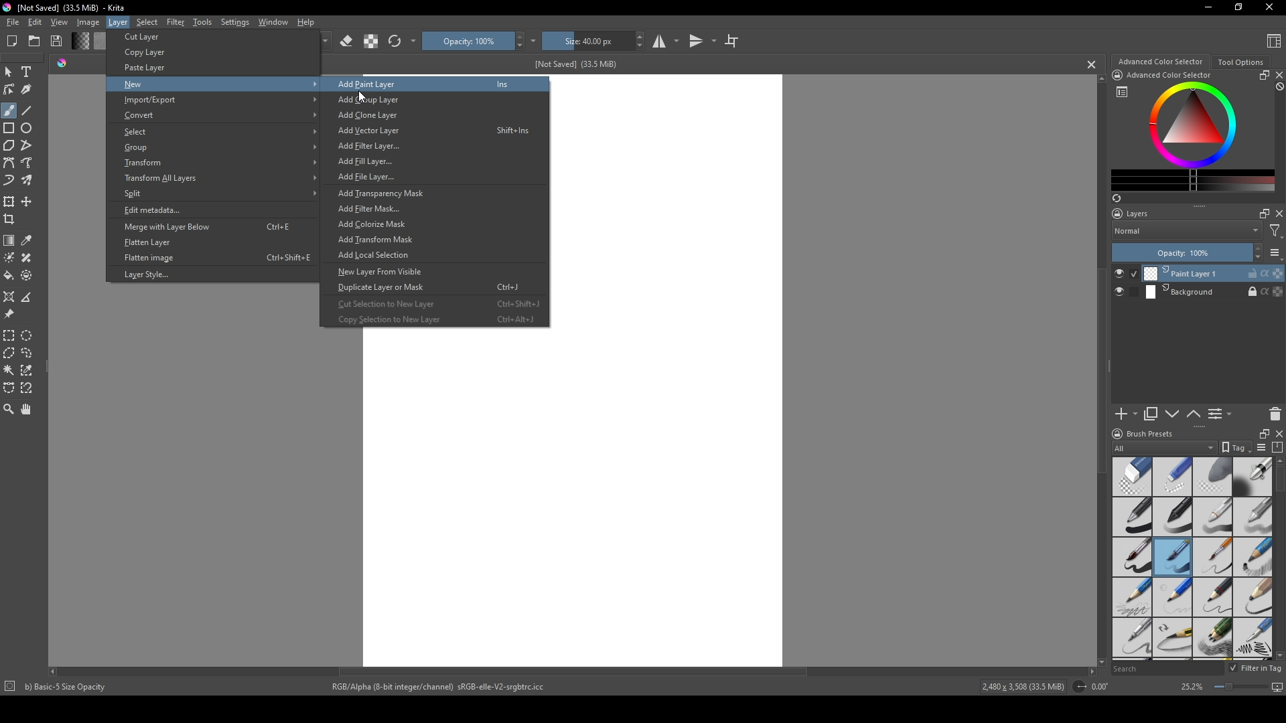 Image resolution: width=1286 pixels, height=723 pixels. I want to click on Merge with Layer Below, so click(210, 227).